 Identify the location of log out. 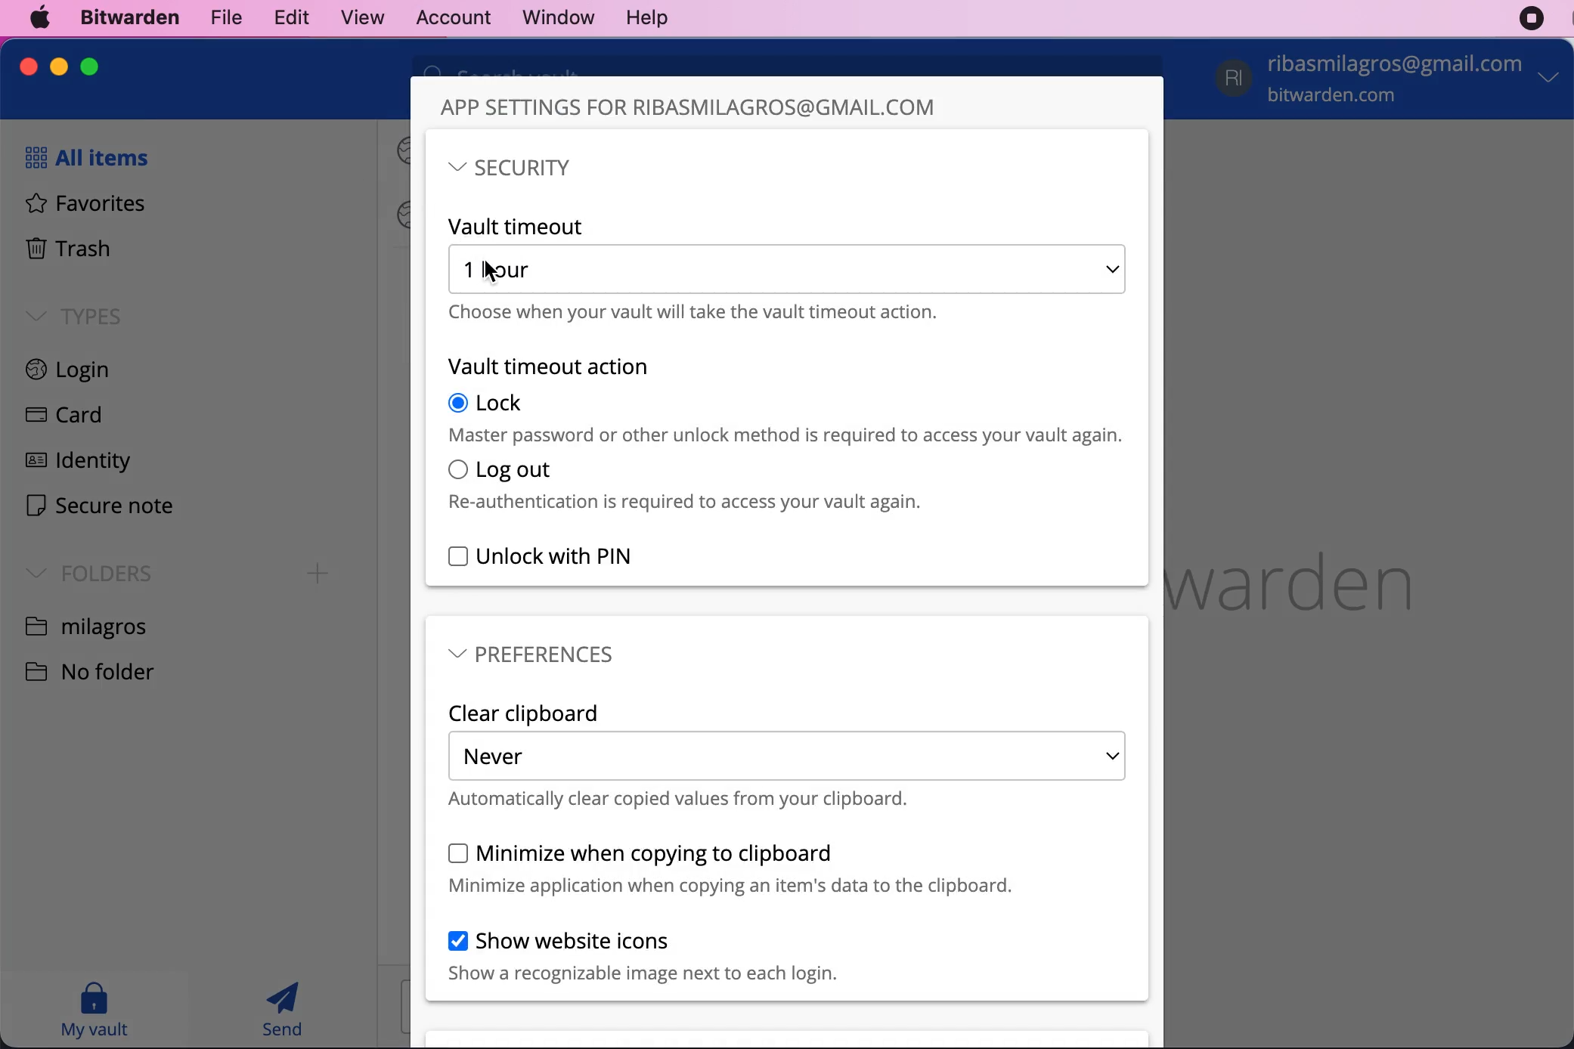
(686, 485).